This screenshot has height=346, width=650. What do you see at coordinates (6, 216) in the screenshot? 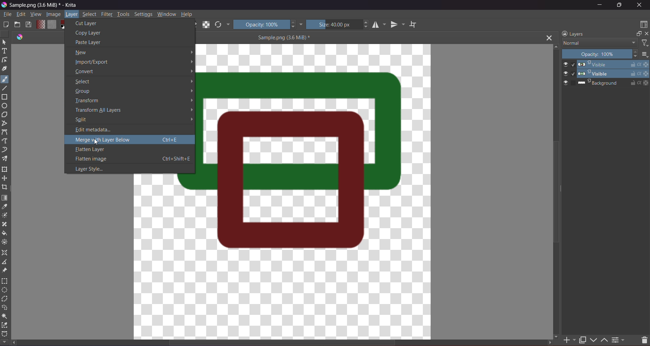
I see `Colorize Mask` at bounding box center [6, 216].